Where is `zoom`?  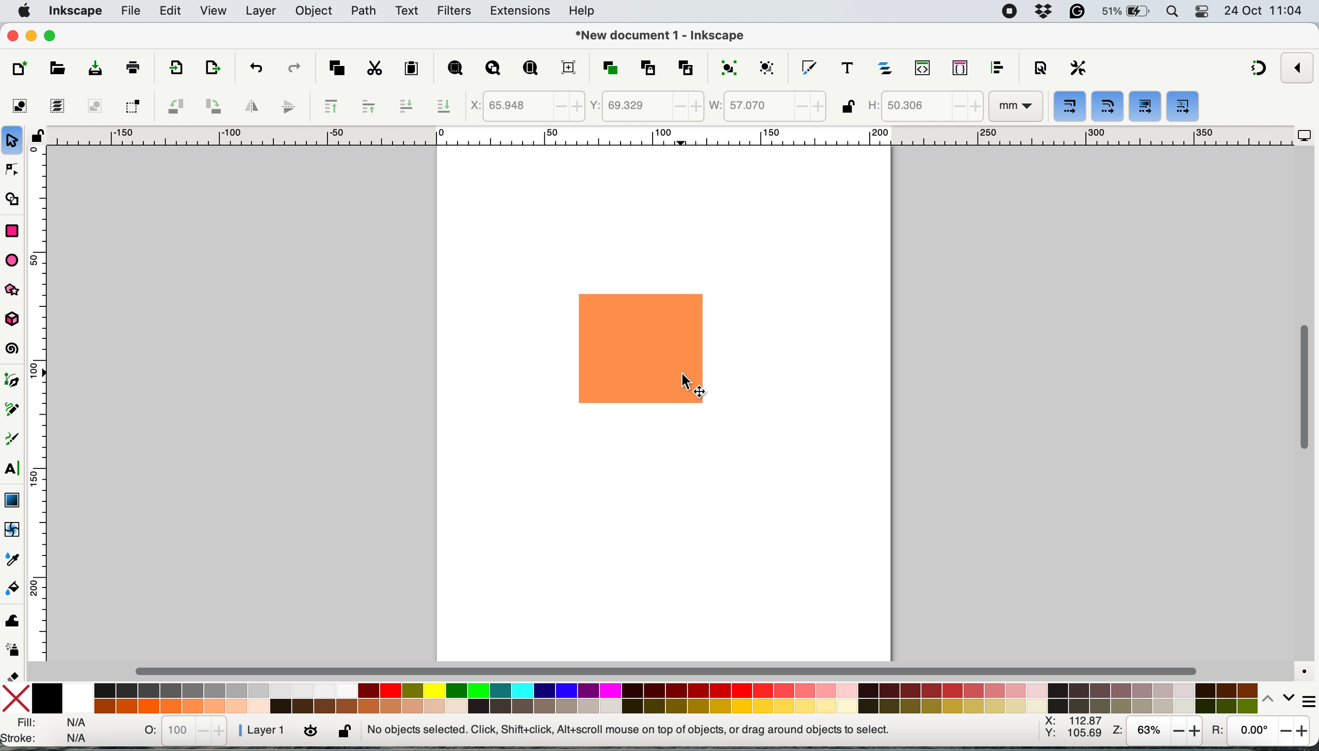 zoom is located at coordinates (1157, 732).